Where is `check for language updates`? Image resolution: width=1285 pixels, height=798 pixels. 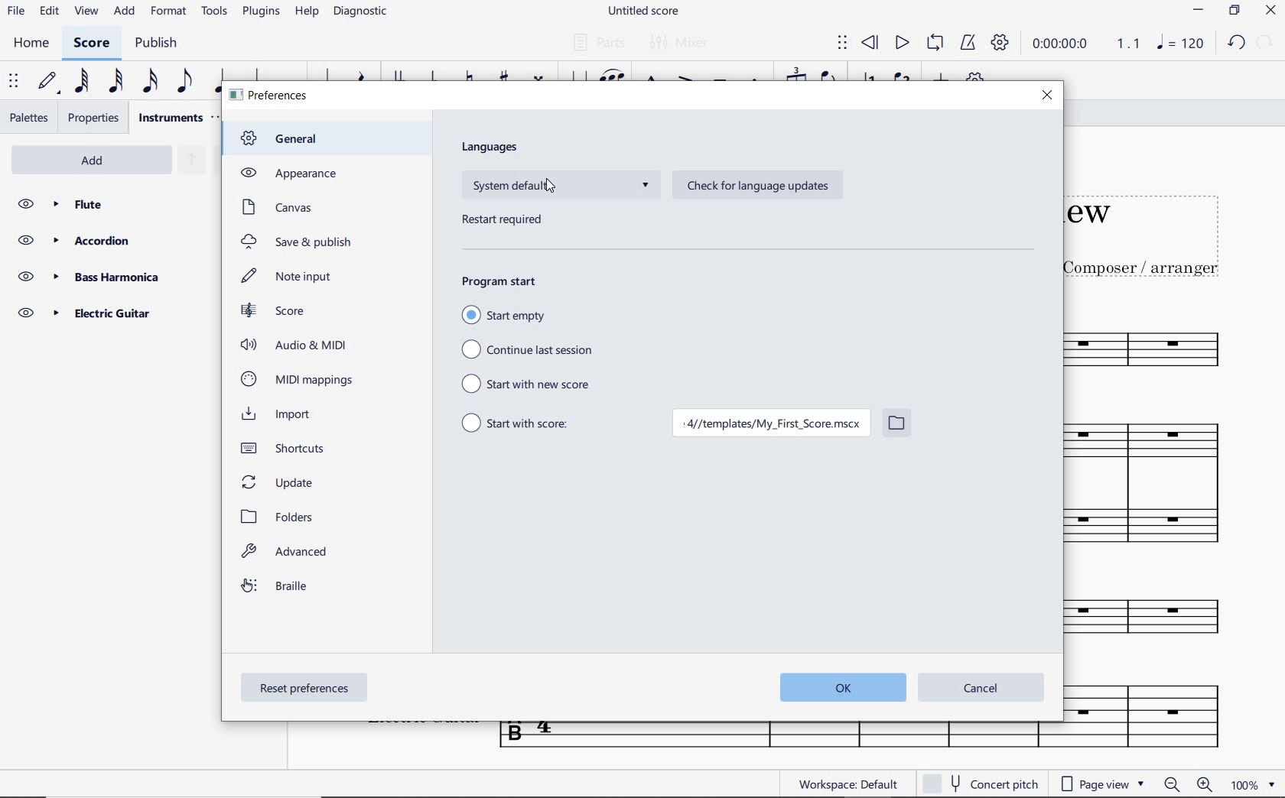 check for language updates is located at coordinates (754, 187).